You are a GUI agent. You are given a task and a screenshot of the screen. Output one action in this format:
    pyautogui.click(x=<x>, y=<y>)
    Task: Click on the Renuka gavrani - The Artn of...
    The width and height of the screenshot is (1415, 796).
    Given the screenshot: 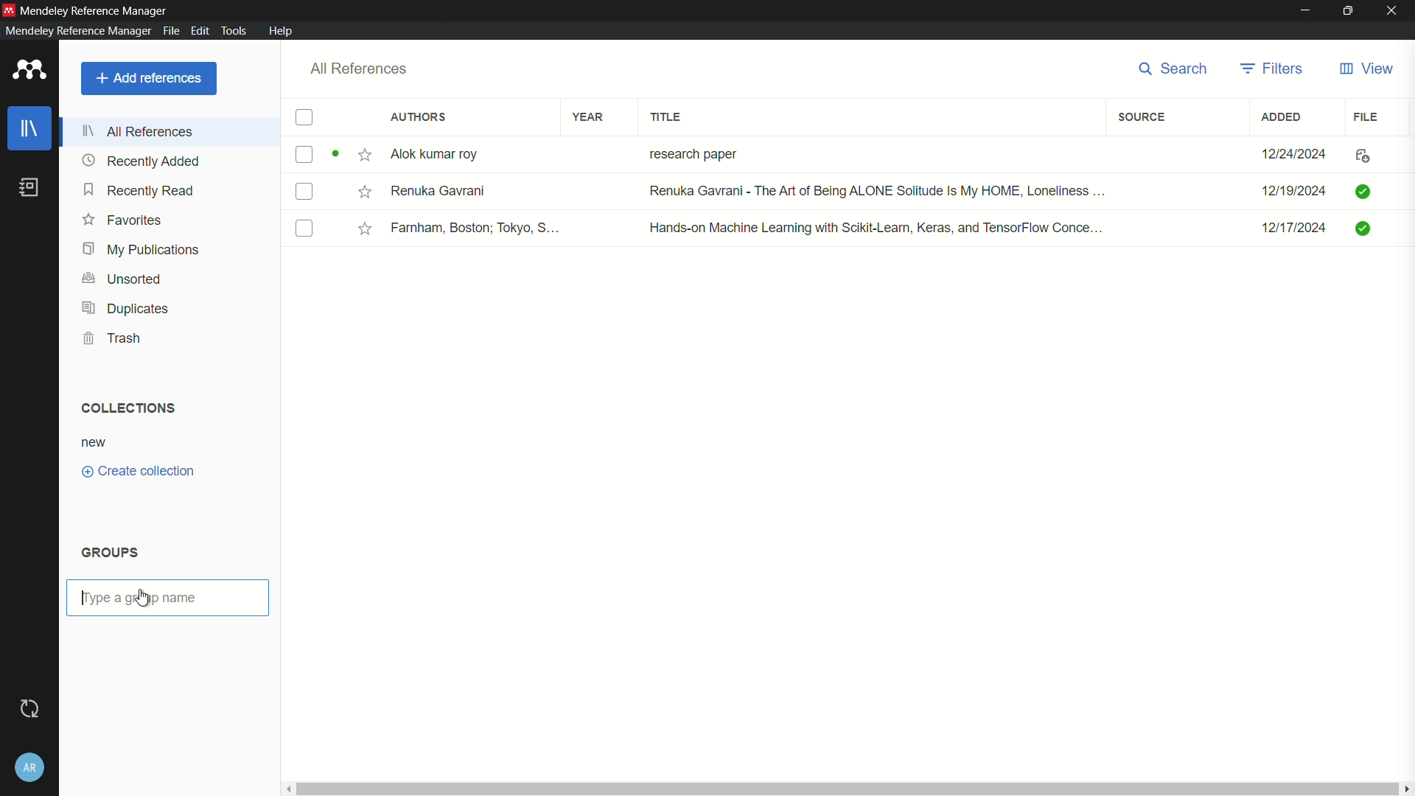 What is the action you would take?
    pyautogui.click(x=872, y=192)
    